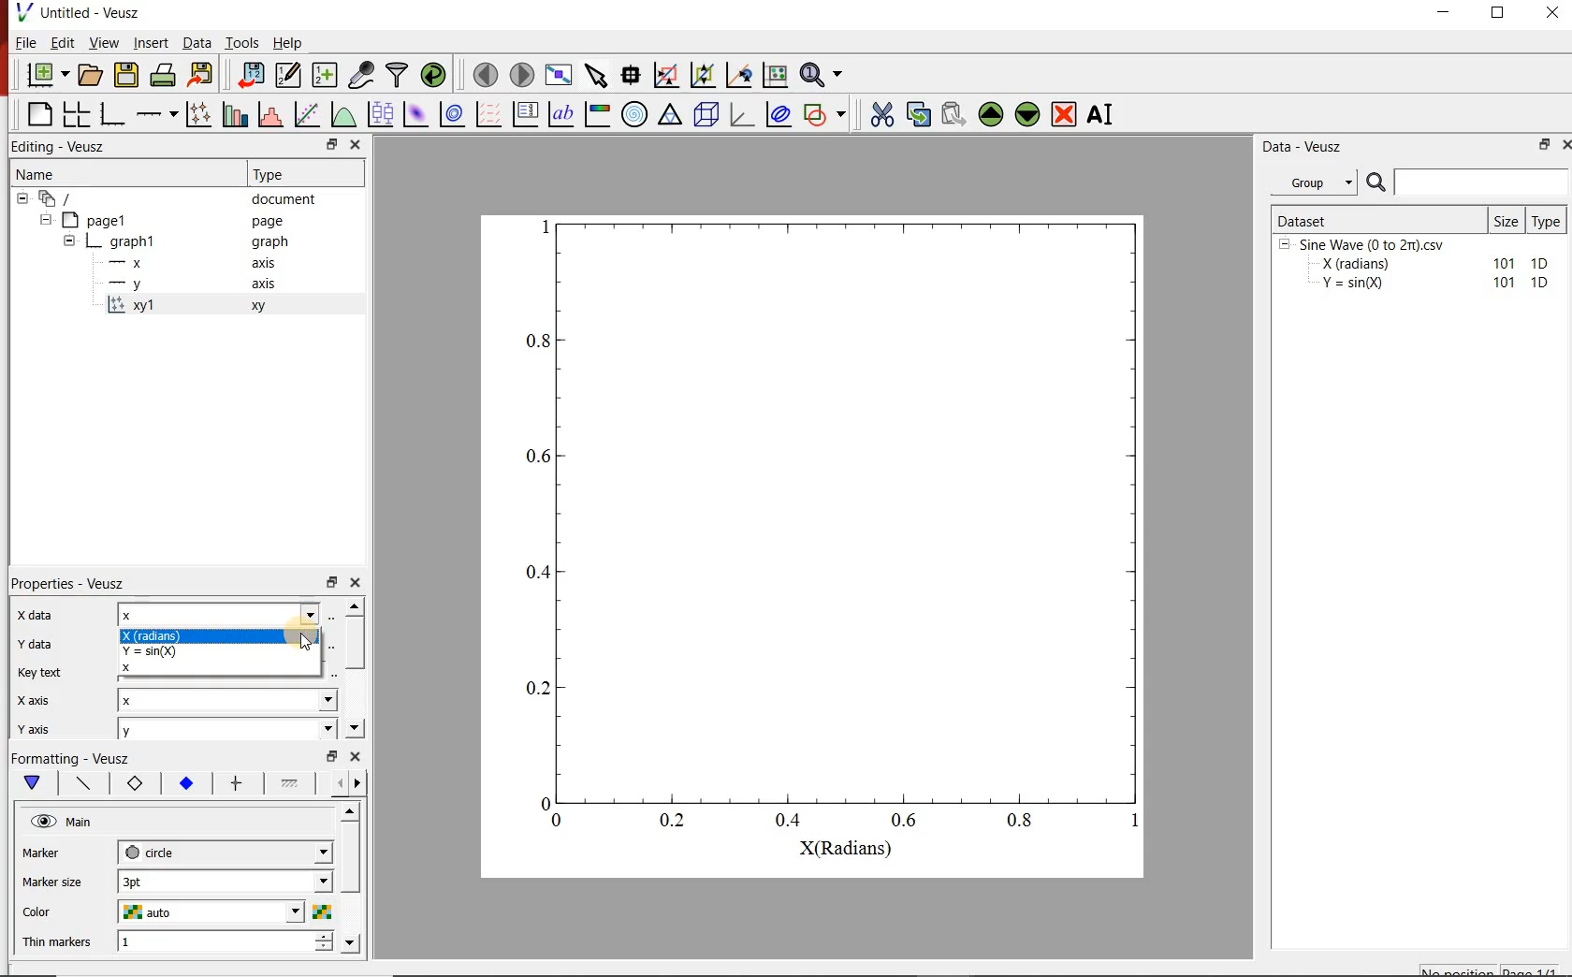 Image resolution: width=1572 pixels, height=977 pixels. Describe the element at coordinates (1319, 182) in the screenshot. I see `Group` at that location.